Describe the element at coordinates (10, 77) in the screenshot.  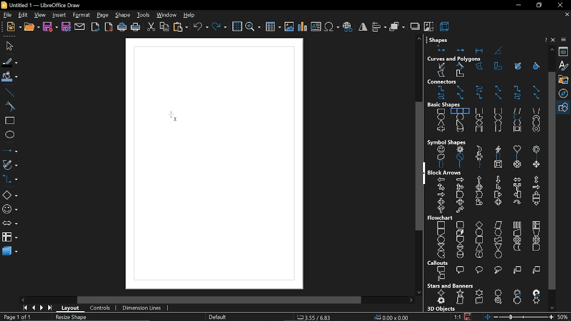
I see `fill color` at that location.